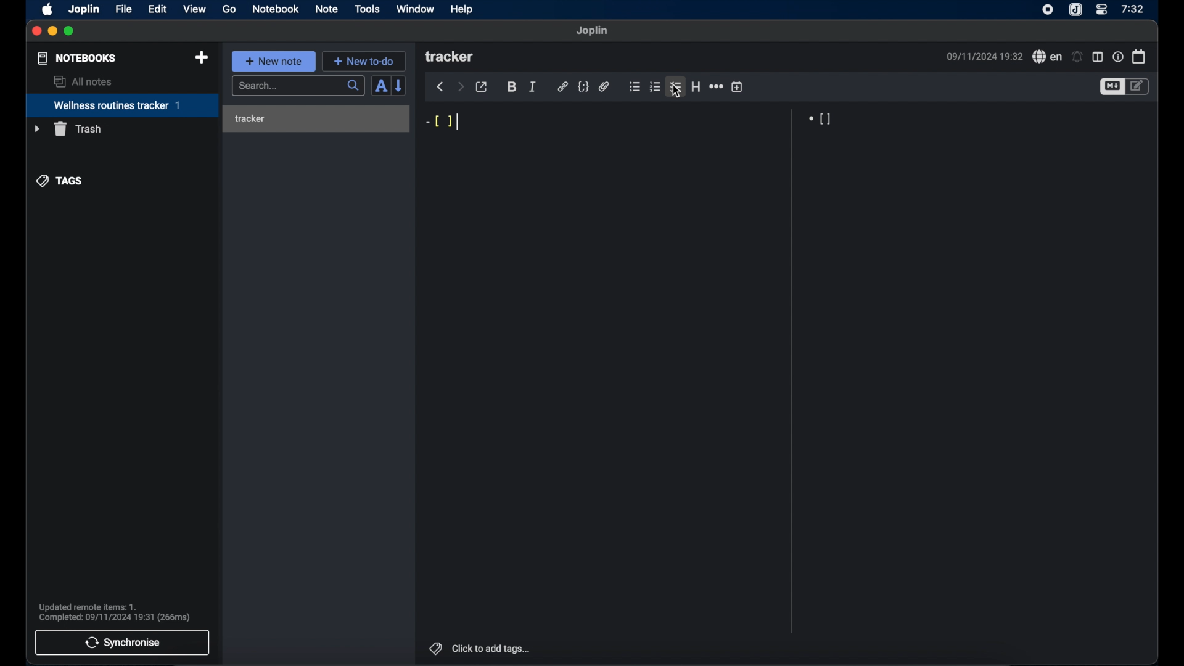  What do you see at coordinates (77, 58) in the screenshot?
I see `notebooks` at bounding box center [77, 58].